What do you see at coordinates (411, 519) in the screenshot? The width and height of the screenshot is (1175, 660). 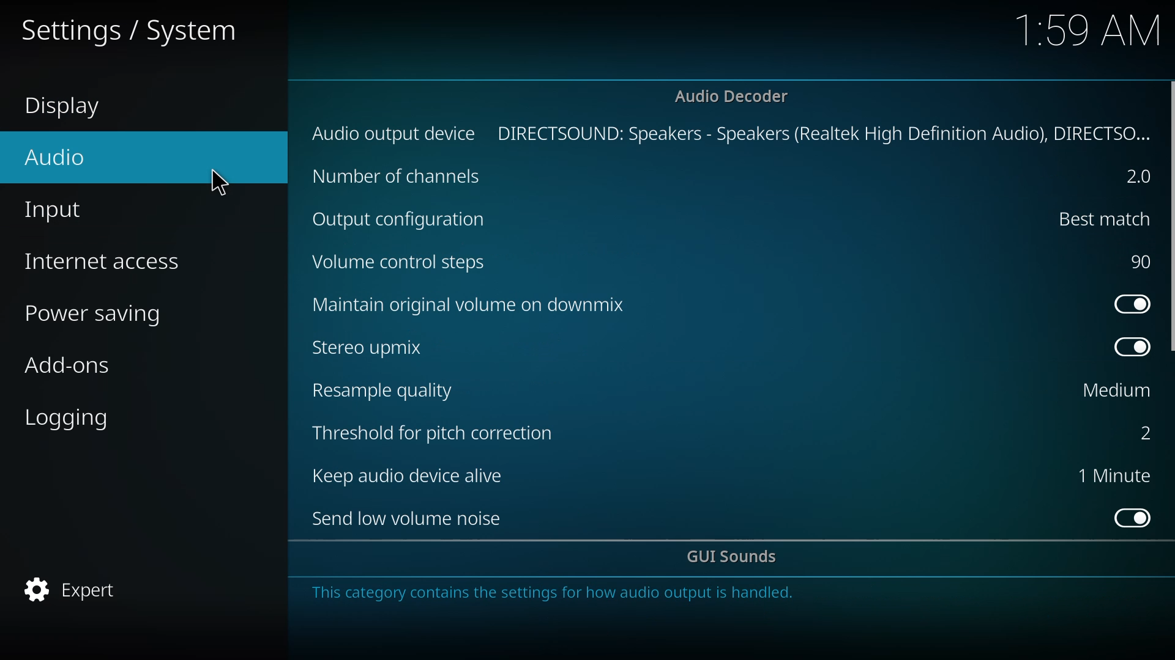 I see `send low volume noise` at bounding box center [411, 519].